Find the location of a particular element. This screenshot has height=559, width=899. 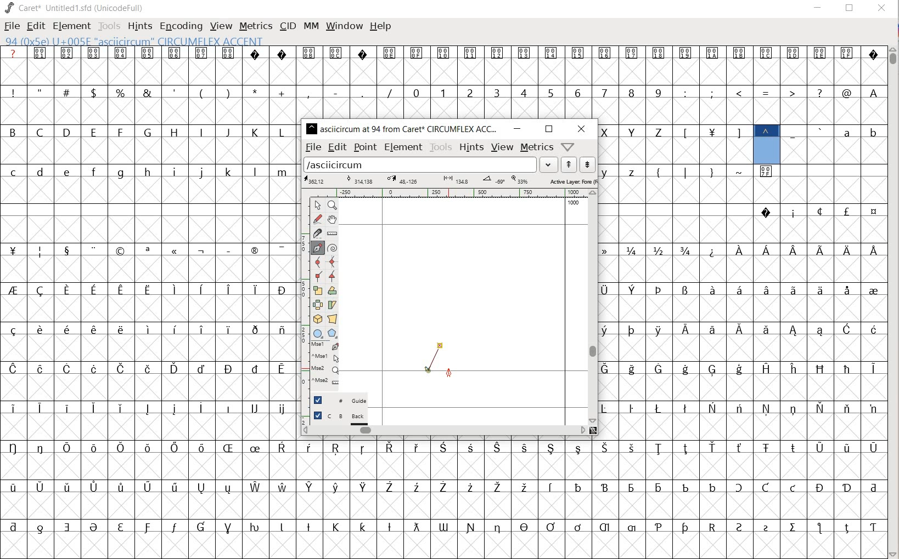

rotate the selection in 3D and project back to plane is located at coordinates (316, 318).